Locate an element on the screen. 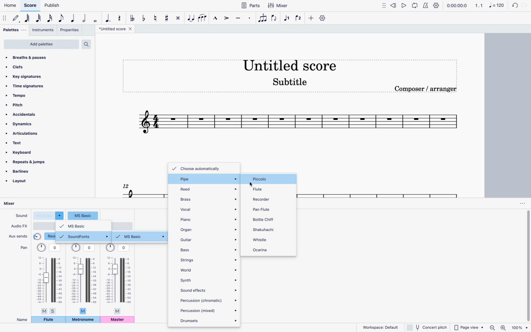  settings is located at coordinates (436, 5).